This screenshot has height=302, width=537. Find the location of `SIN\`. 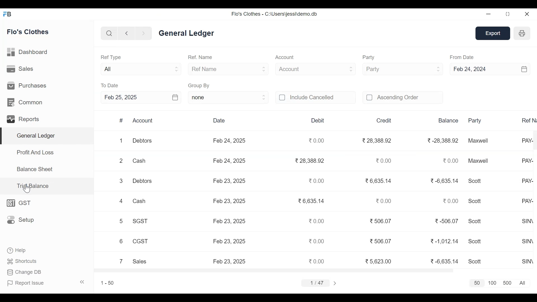

SIN\ is located at coordinates (528, 262).